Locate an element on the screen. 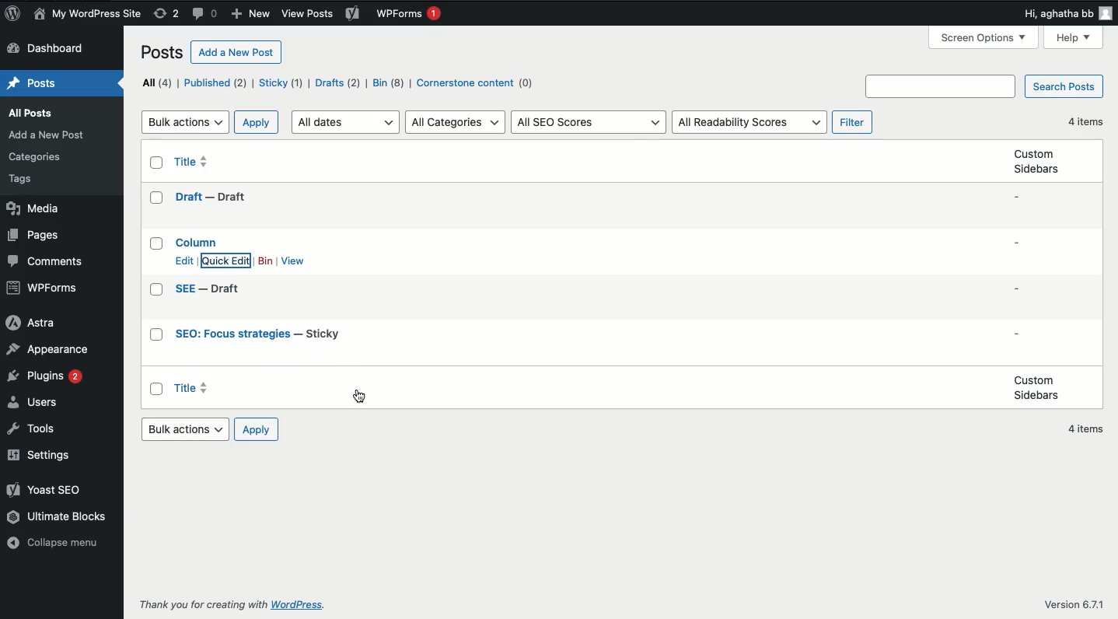 Image resolution: width=1118 pixels, height=619 pixels.  is located at coordinates (306, 15).